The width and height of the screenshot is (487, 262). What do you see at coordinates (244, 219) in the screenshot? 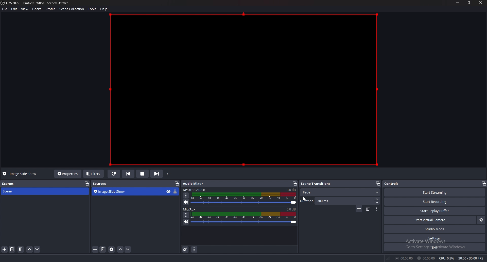
I see `volume adjust` at bounding box center [244, 219].